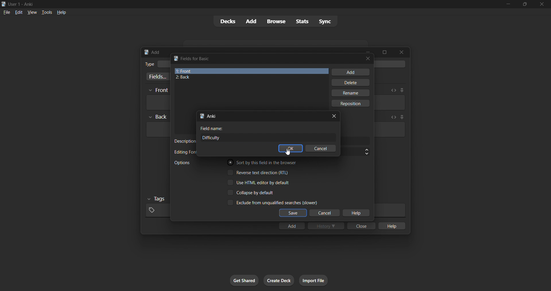 Image resolution: width=551 pixels, height=291 pixels. I want to click on import file, so click(313, 280).